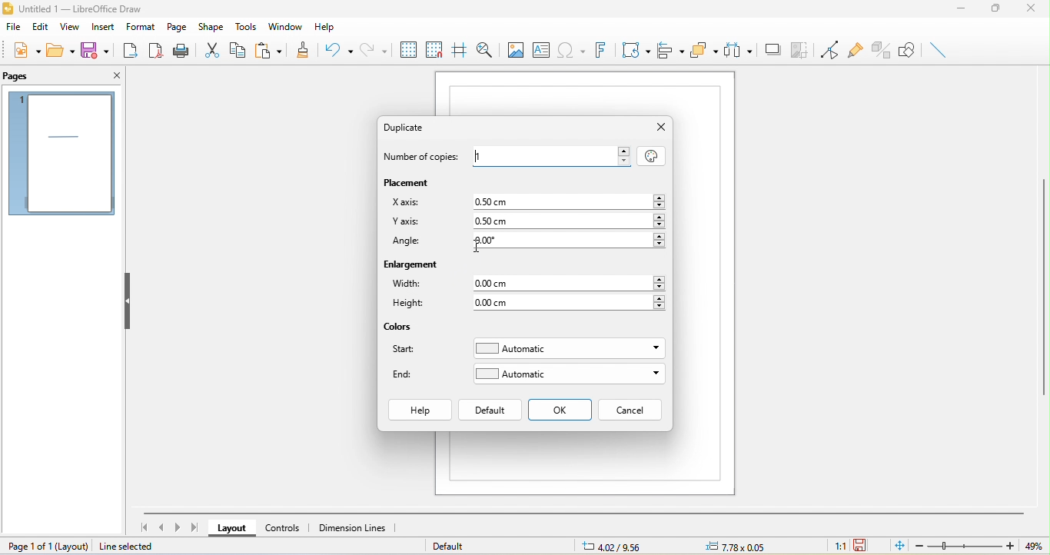 This screenshot has width=1050, height=555. Describe the element at coordinates (1034, 10) in the screenshot. I see `close` at that location.